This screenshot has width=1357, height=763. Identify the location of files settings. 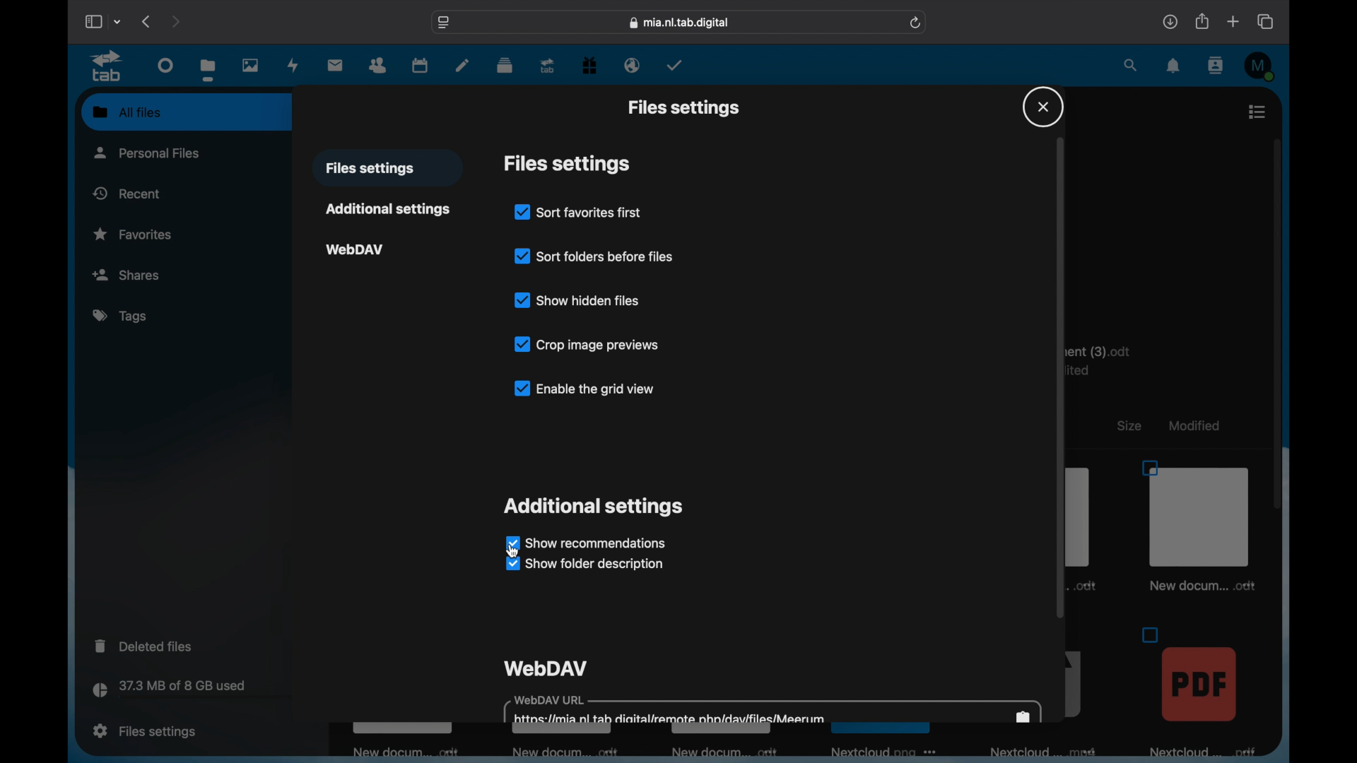
(144, 730).